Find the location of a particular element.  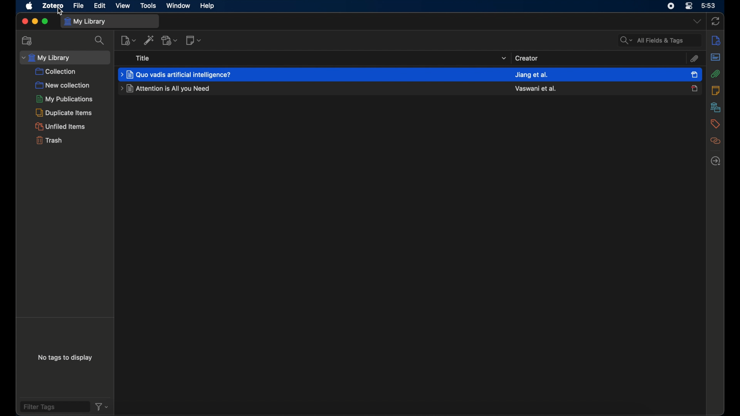

creator is located at coordinates (527, 58).